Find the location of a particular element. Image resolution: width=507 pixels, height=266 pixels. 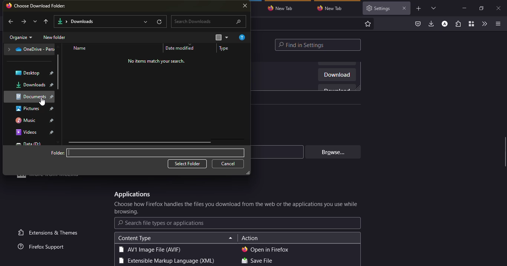

pin is located at coordinates (53, 120).